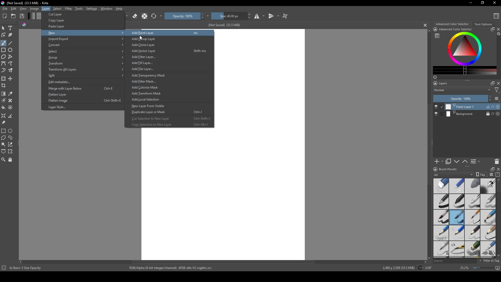  I want to click on sharp pencil, so click(441, 249).